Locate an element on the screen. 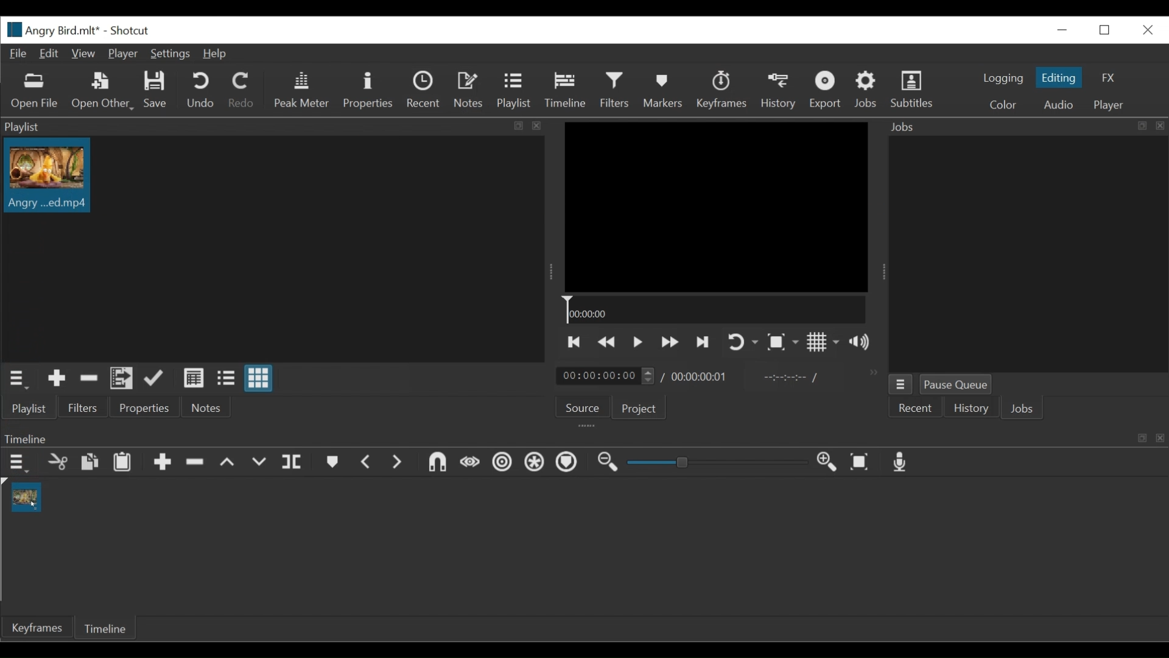 The width and height of the screenshot is (1169, 658). Zoom slider is located at coordinates (719, 462).